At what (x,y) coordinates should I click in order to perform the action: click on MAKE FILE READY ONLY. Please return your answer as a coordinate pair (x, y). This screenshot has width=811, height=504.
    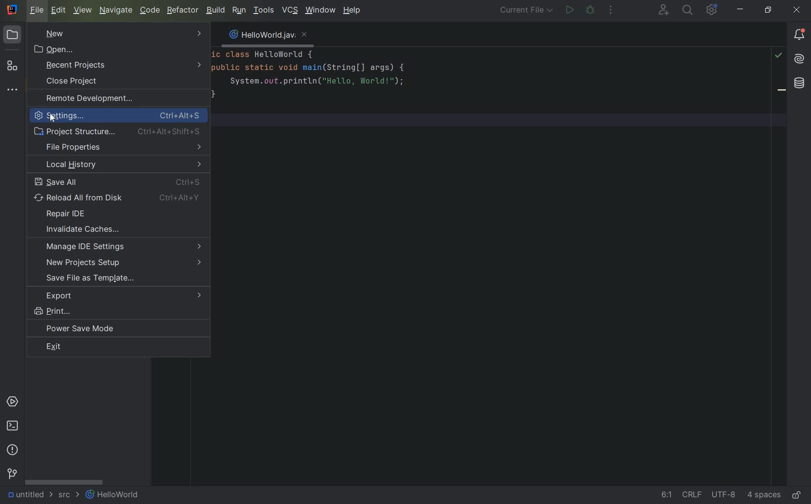
    Looking at the image, I should click on (797, 496).